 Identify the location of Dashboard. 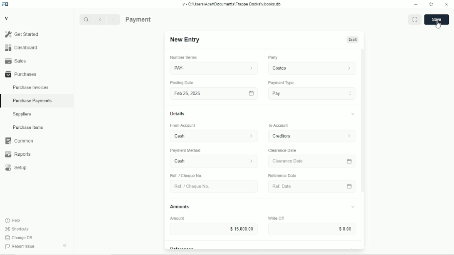
(37, 47).